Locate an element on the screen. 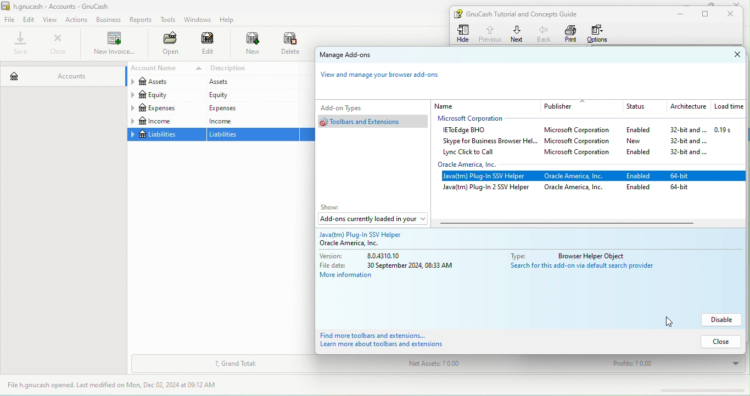 This screenshot has width=750, height=396. new is located at coordinates (642, 140).